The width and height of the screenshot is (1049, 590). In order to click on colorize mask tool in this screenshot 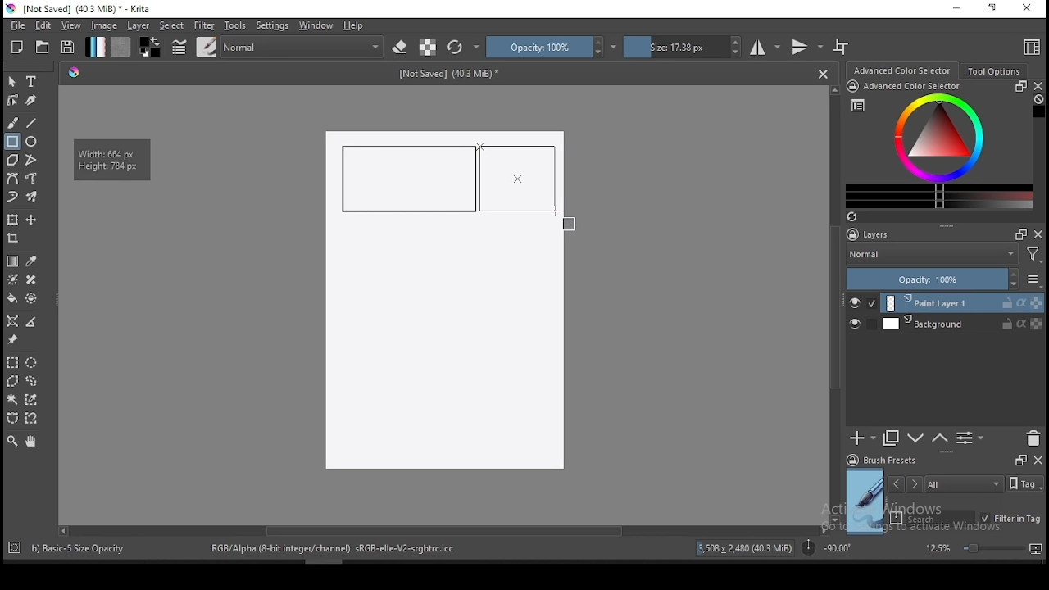, I will do `click(14, 279)`.